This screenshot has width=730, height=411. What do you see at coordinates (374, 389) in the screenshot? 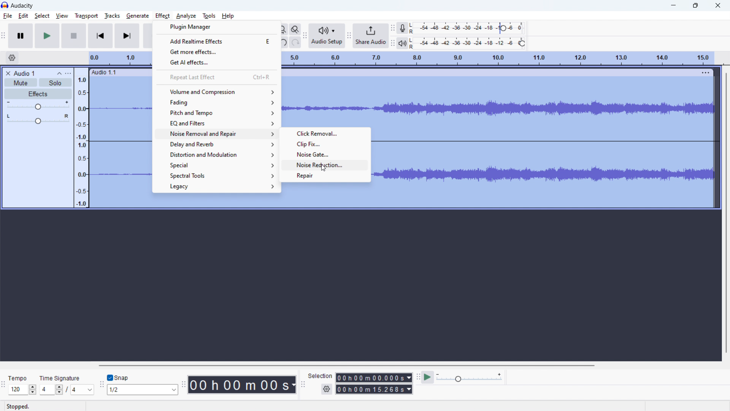
I see `end time` at bounding box center [374, 389].